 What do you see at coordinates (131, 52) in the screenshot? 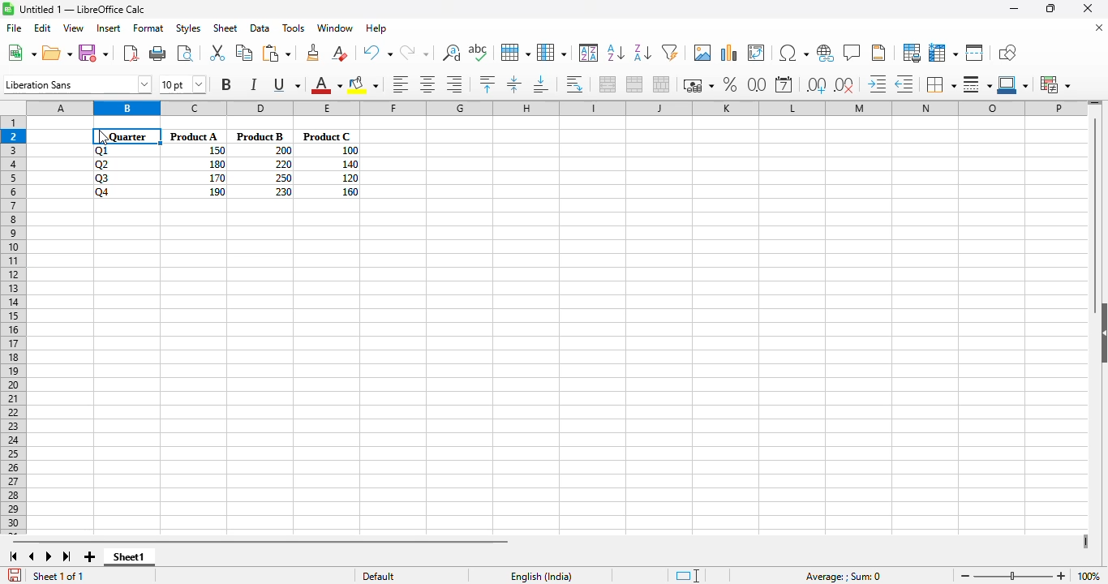
I see `export directly as PDF` at bounding box center [131, 52].